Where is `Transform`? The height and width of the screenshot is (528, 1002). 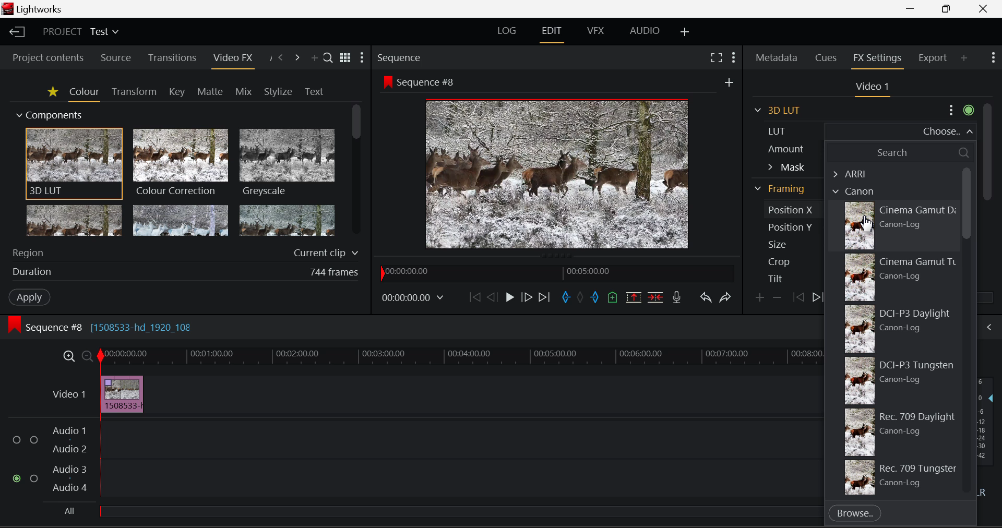
Transform is located at coordinates (133, 92).